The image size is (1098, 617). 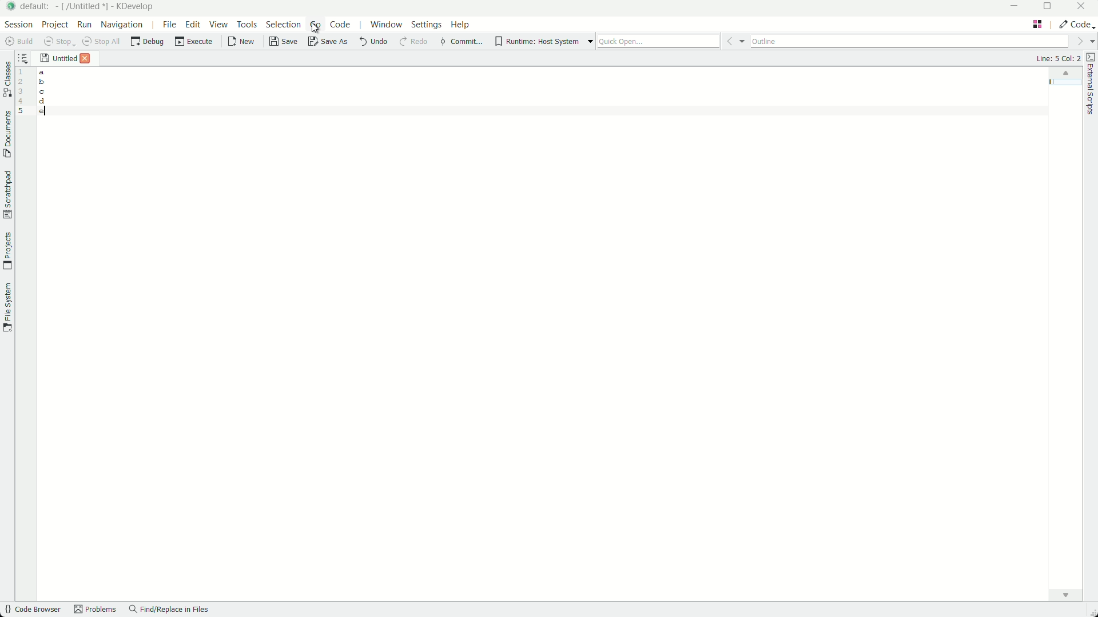 I want to click on scratchpad, so click(x=7, y=195).